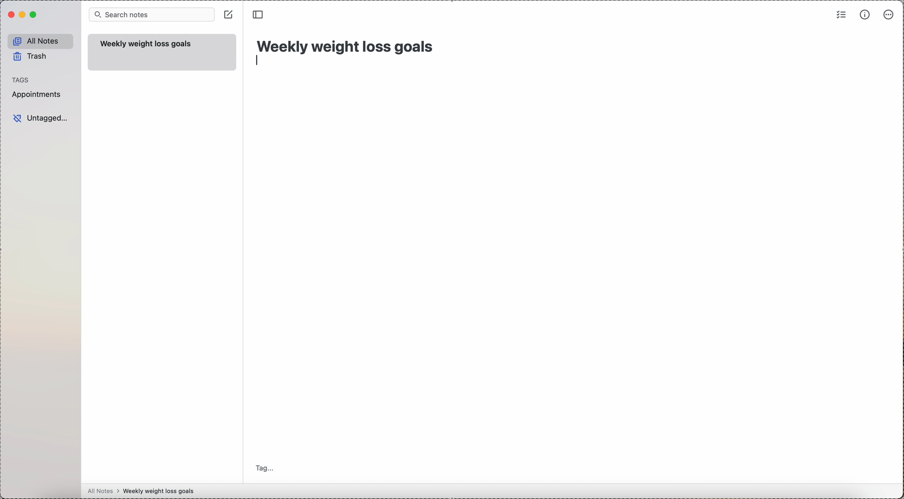  What do you see at coordinates (34, 15) in the screenshot?
I see `maximize Simplenote` at bounding box center [34, 15].